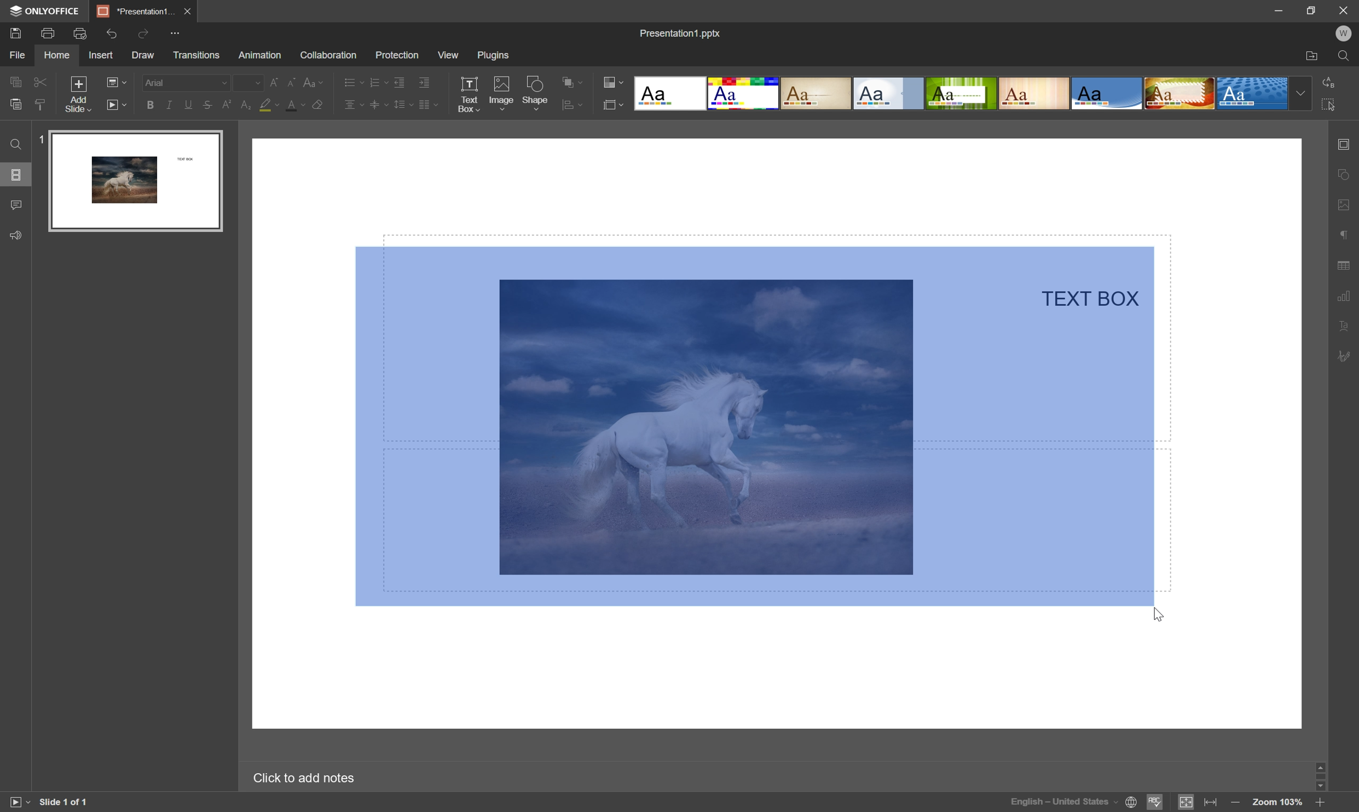 The height and width of the screenshot is (812, 1359). I want to click on subscript, so click(246, 105).